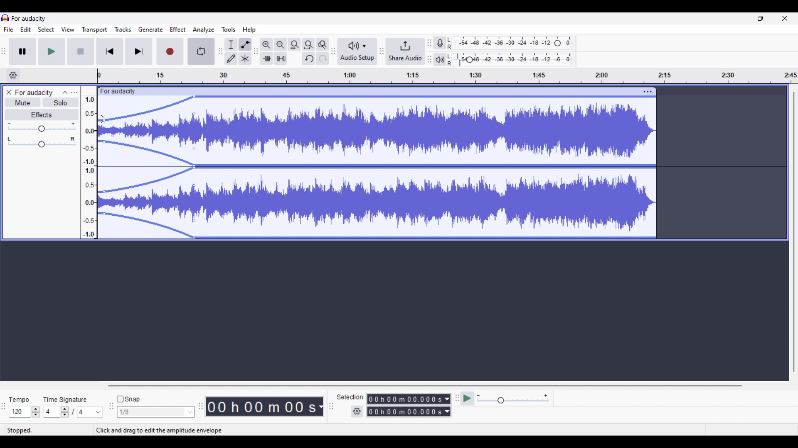  What do you see at coordinates (323, 44) in the screenshot?
I see `Zoom toggle` at bounding box center [323, 44].